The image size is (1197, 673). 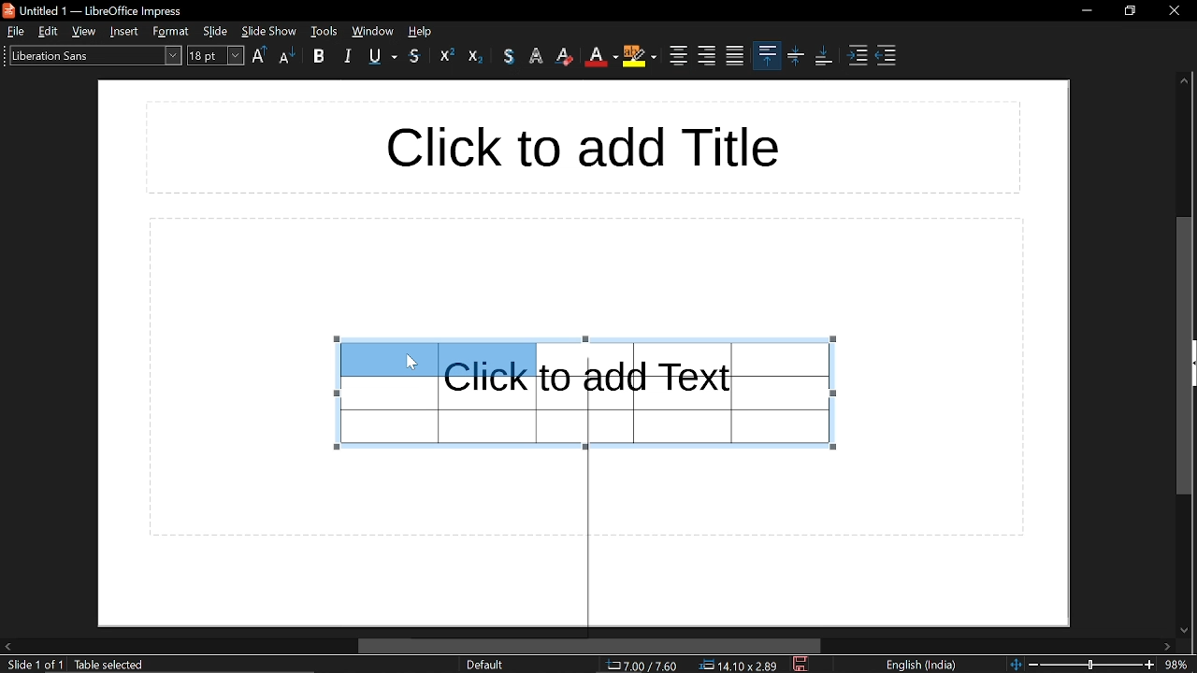 What do you see at coordinates (539, 57) in the screenshot?
I see `apply outline` at bounding box center [539, 57].